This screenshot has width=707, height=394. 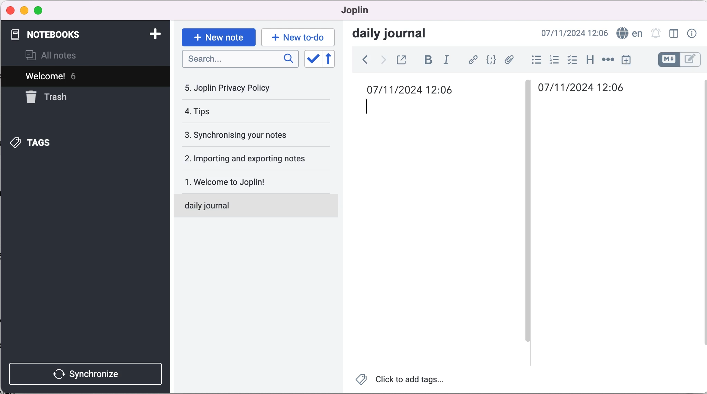 What do you see at coordinates (249, 158) in the screenshot?
I see `importing and exporting notes` at bounding box center [249, 158].